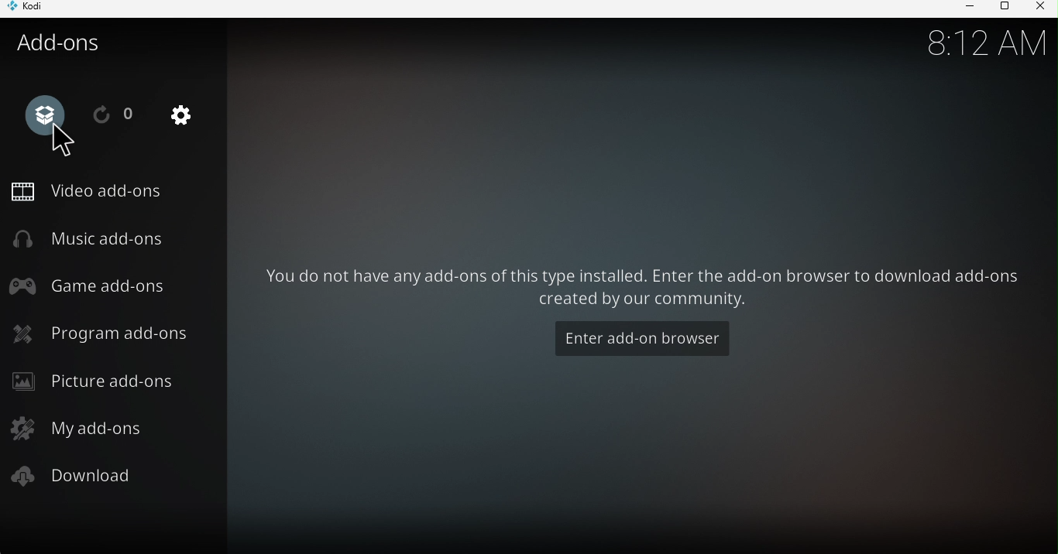 This screenshot has height=554, width=1058. What do you see at coordinates (115, 115) in the screenshot?
I see `Refresh` at bounding box center [115, 115].